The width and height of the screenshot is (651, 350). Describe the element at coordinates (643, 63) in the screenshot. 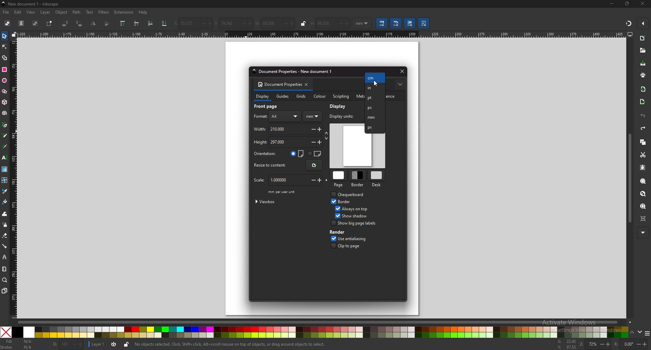

I see `save` at that location.